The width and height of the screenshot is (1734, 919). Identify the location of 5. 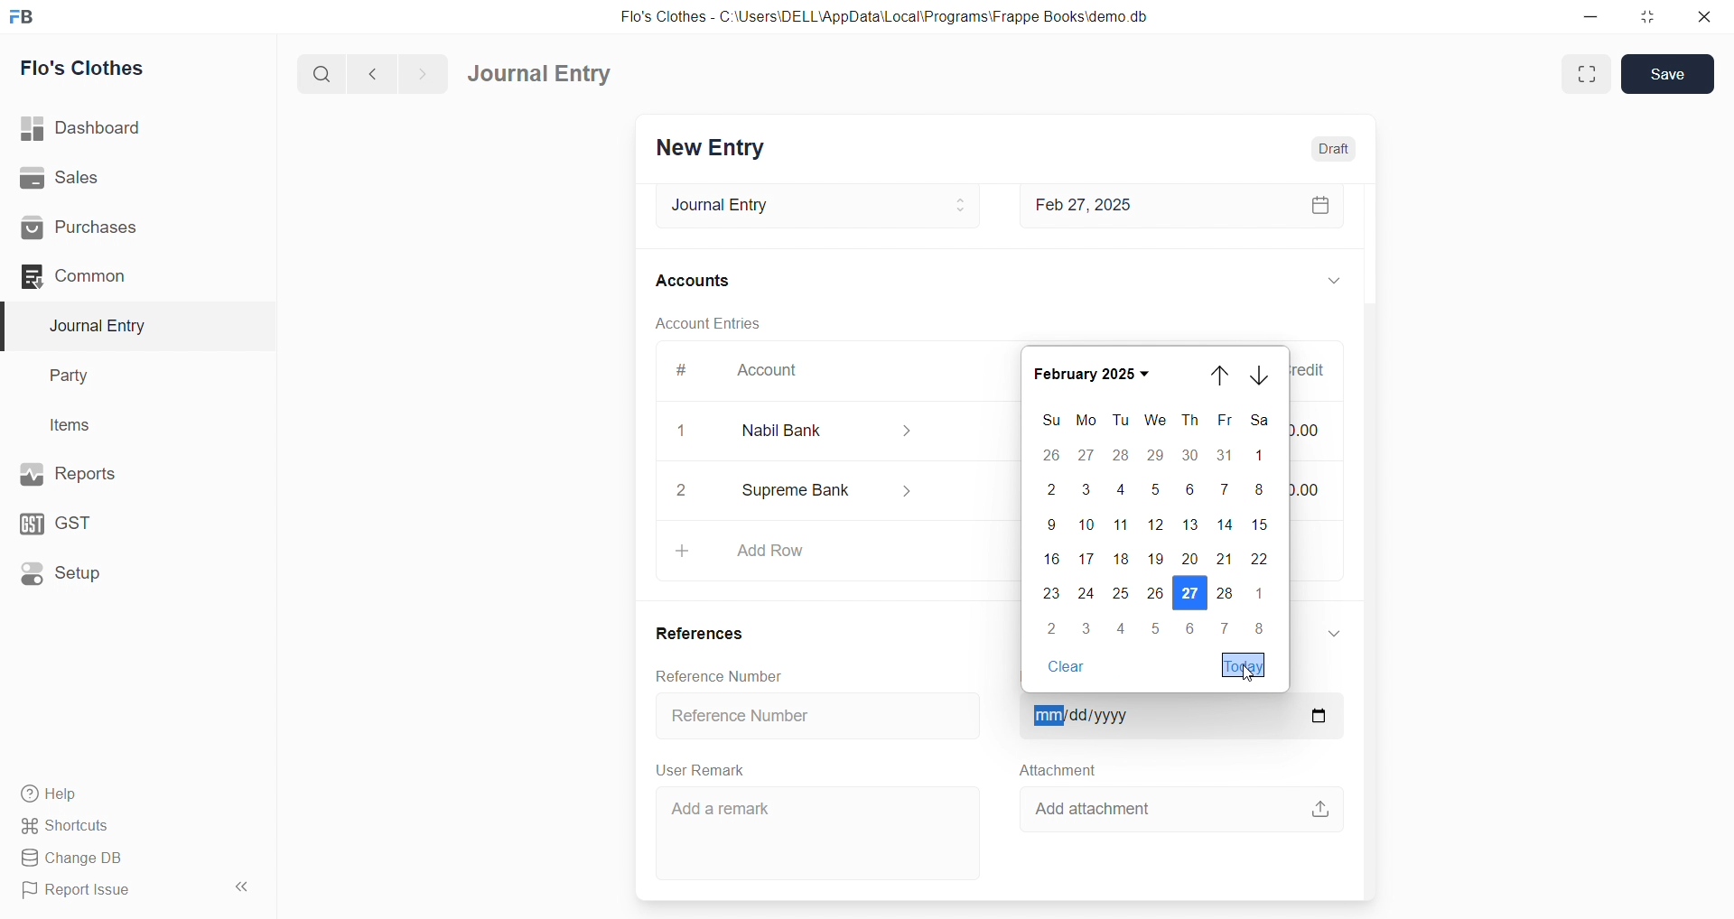
(1152, 491).